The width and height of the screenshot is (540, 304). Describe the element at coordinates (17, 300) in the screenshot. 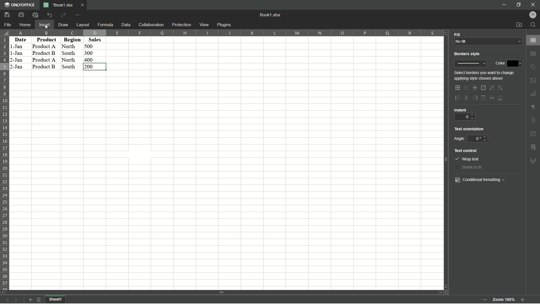

I see `next sheet` at that location.